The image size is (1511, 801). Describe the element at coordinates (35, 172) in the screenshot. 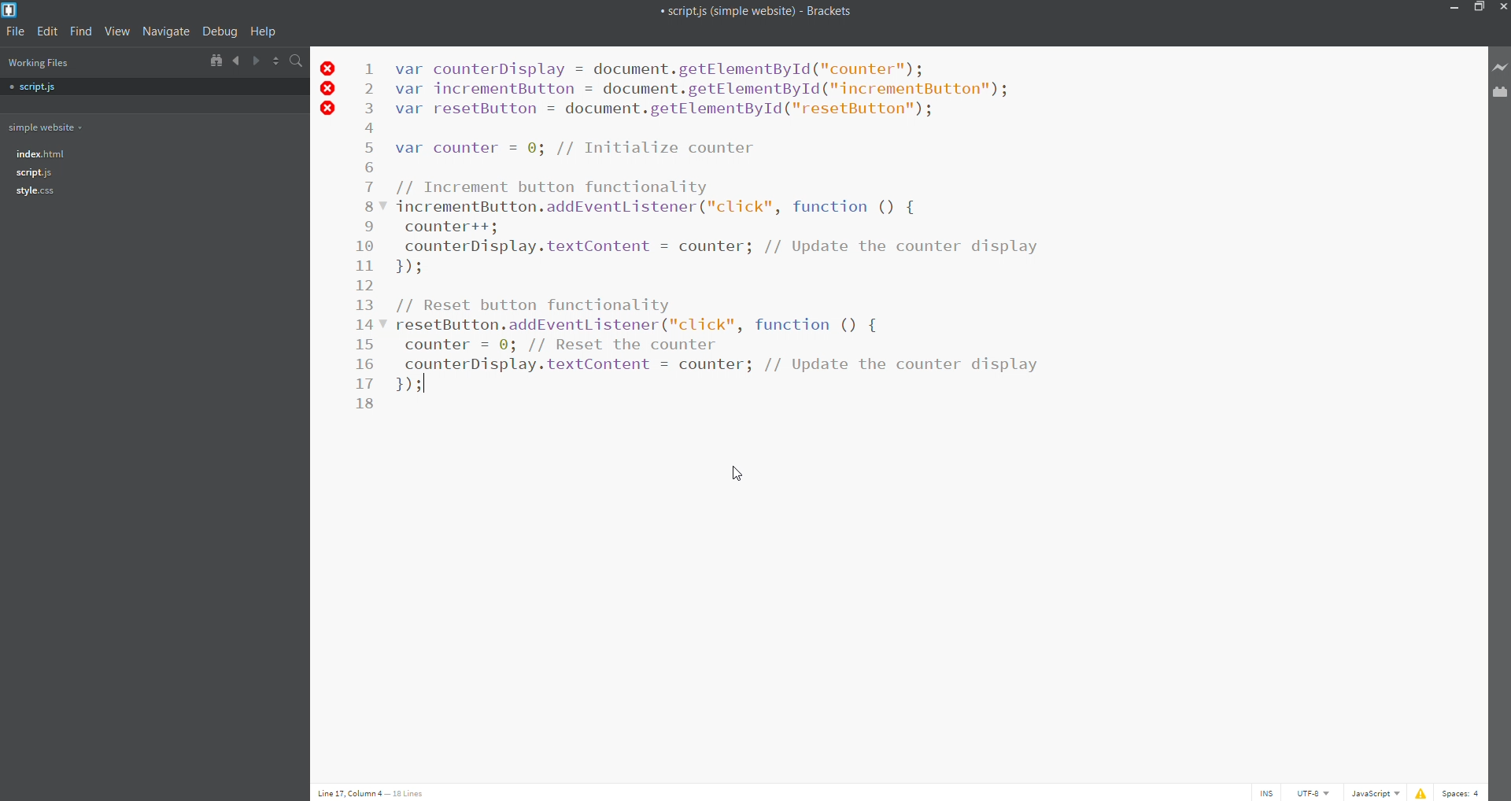

I see `script.js` at that location.